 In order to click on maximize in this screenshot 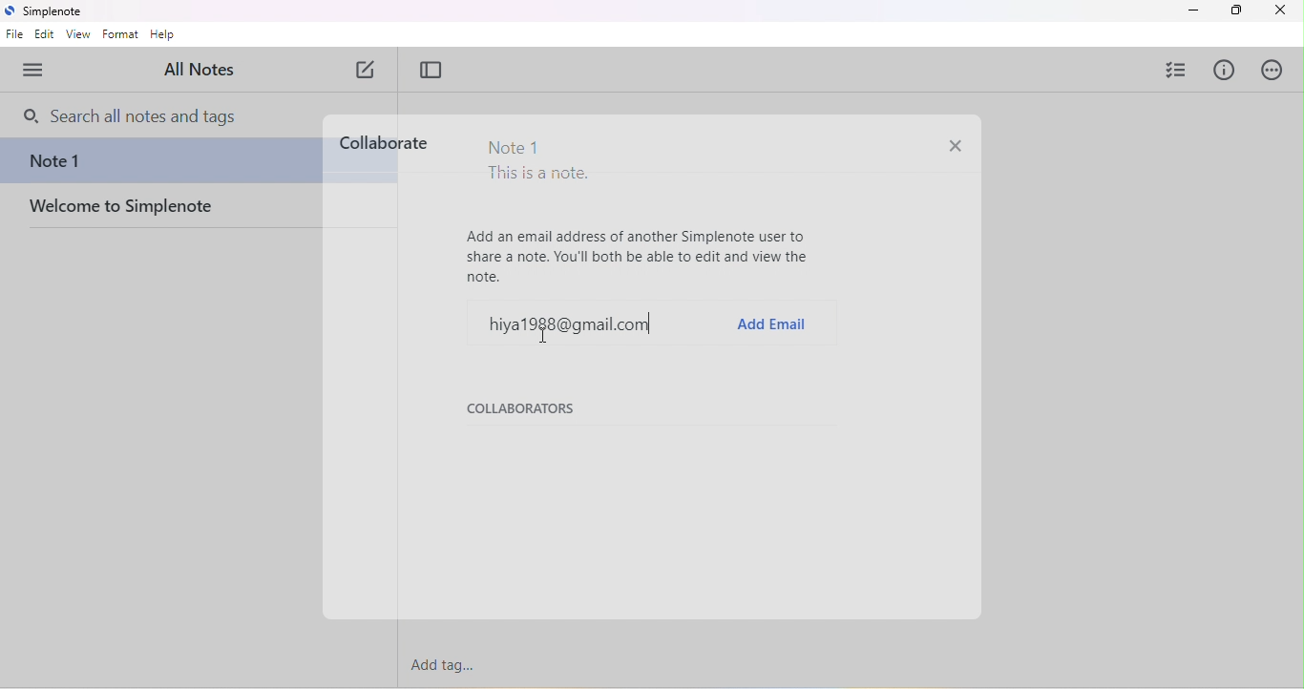, I will do `click(1234, 10)`.